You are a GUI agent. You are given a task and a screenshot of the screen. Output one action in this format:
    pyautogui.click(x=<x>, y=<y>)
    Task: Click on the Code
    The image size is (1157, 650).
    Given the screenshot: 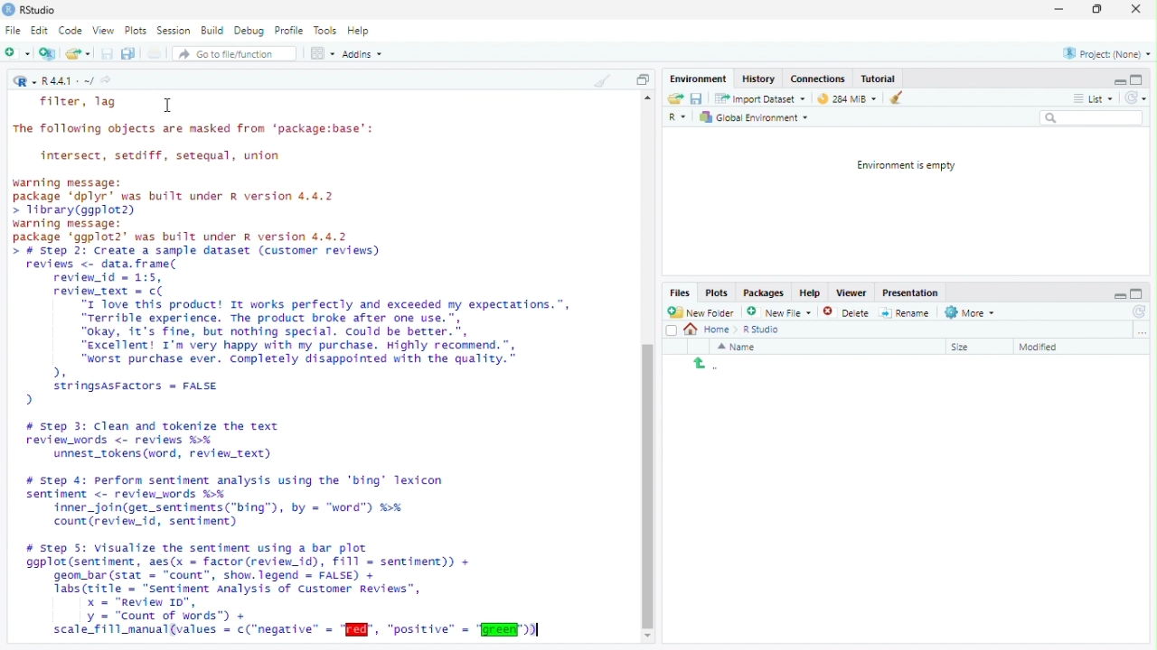 What is the action you would take?
    pyautogui.click(x=71, y=30)
    